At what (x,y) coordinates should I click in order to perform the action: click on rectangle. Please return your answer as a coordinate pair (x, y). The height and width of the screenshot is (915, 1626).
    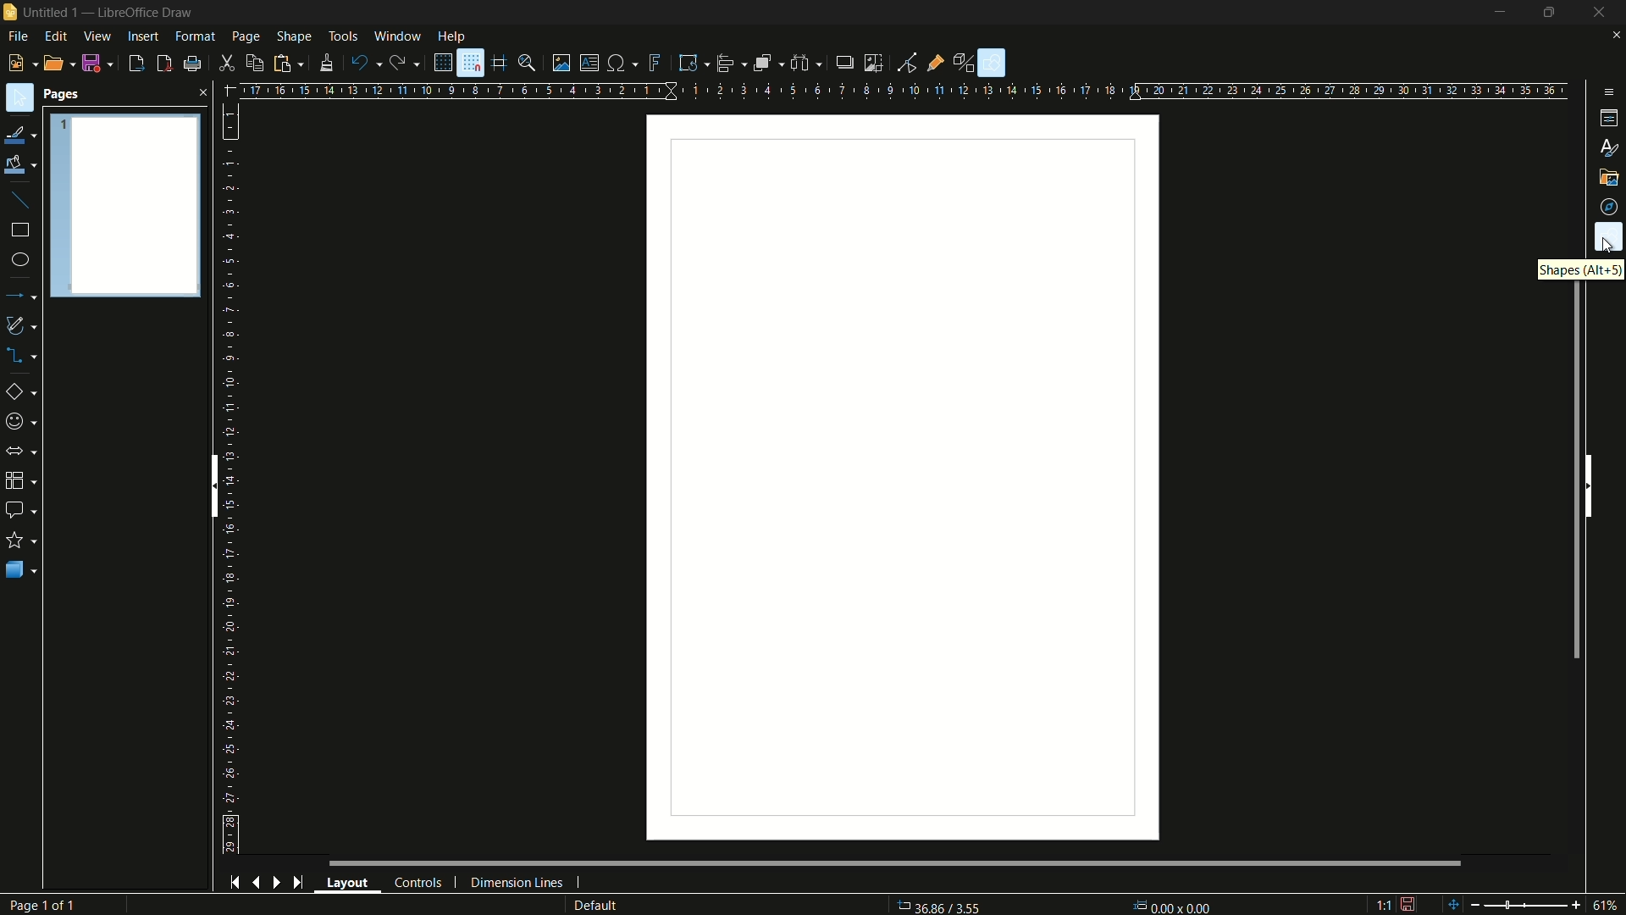
    Looking at the image, I should click on (20, 230).